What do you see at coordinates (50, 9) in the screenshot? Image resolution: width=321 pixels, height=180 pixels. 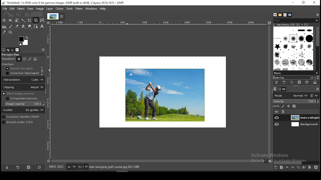 I see `layer` at bounding box center [50, 9].